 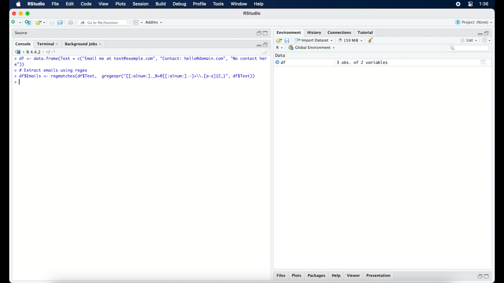 What do you see at coordinates (479, 277) in the screenshot?
I see `restore down` at bounding box center [479, 277].